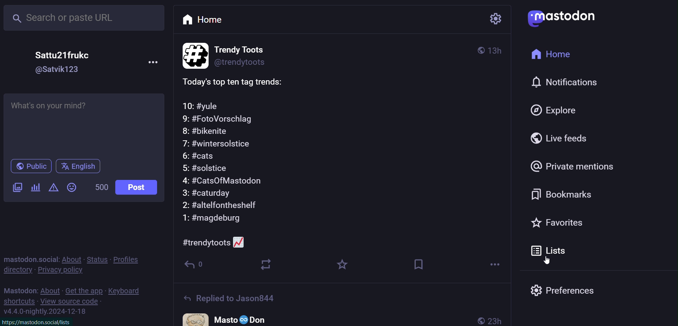 This screenshot has height=326, width=678. Describe the element at coordinates (17, 269) in the screenshot. I see `directory` at that location.